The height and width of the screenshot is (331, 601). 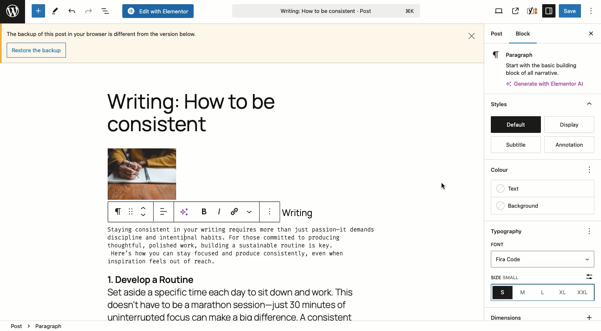 What do you see at coordinates (515, 145) in the screenshot?
I see `Subtitle` at bounding box center [515, 145].